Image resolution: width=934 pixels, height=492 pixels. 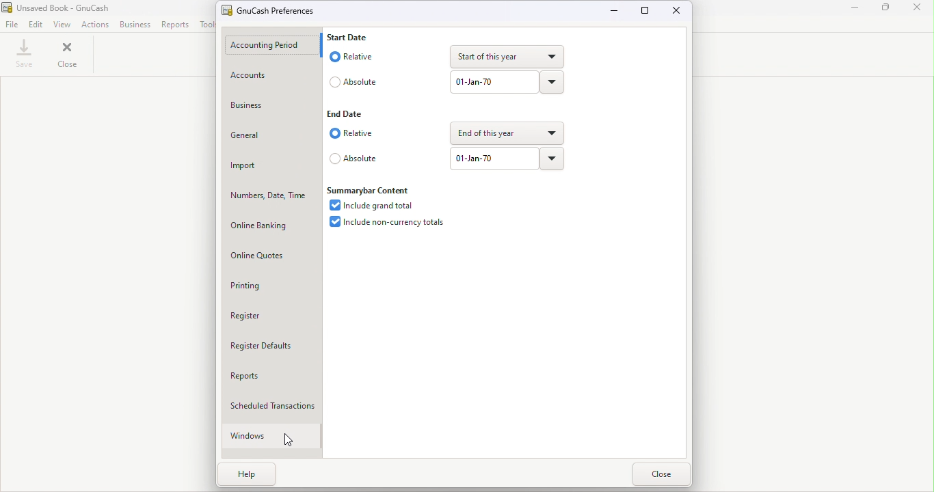 What do you see at coordinates (660, 475) in the screenshot?
I see `Close` at bounding box center [660, 475].